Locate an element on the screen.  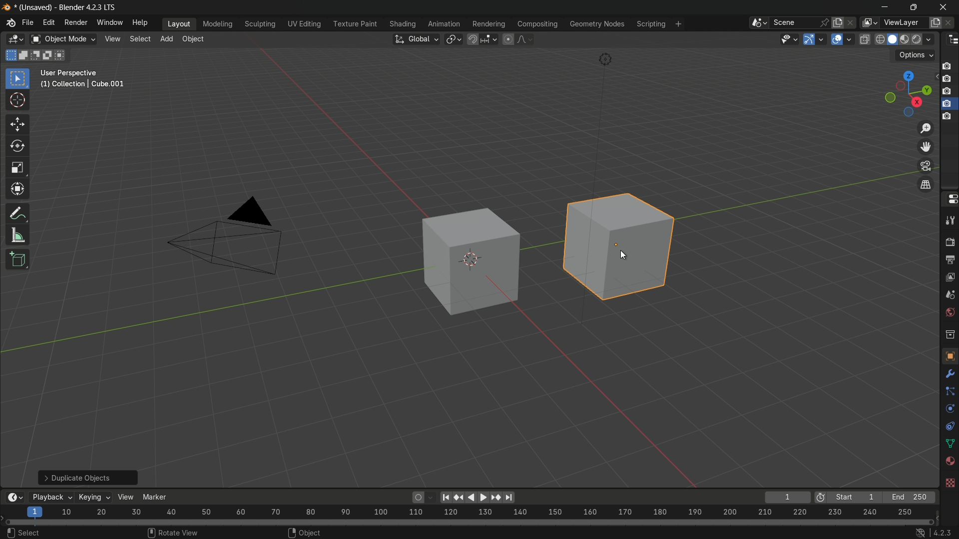
propotional editing object is located at coordinates (508, 38).